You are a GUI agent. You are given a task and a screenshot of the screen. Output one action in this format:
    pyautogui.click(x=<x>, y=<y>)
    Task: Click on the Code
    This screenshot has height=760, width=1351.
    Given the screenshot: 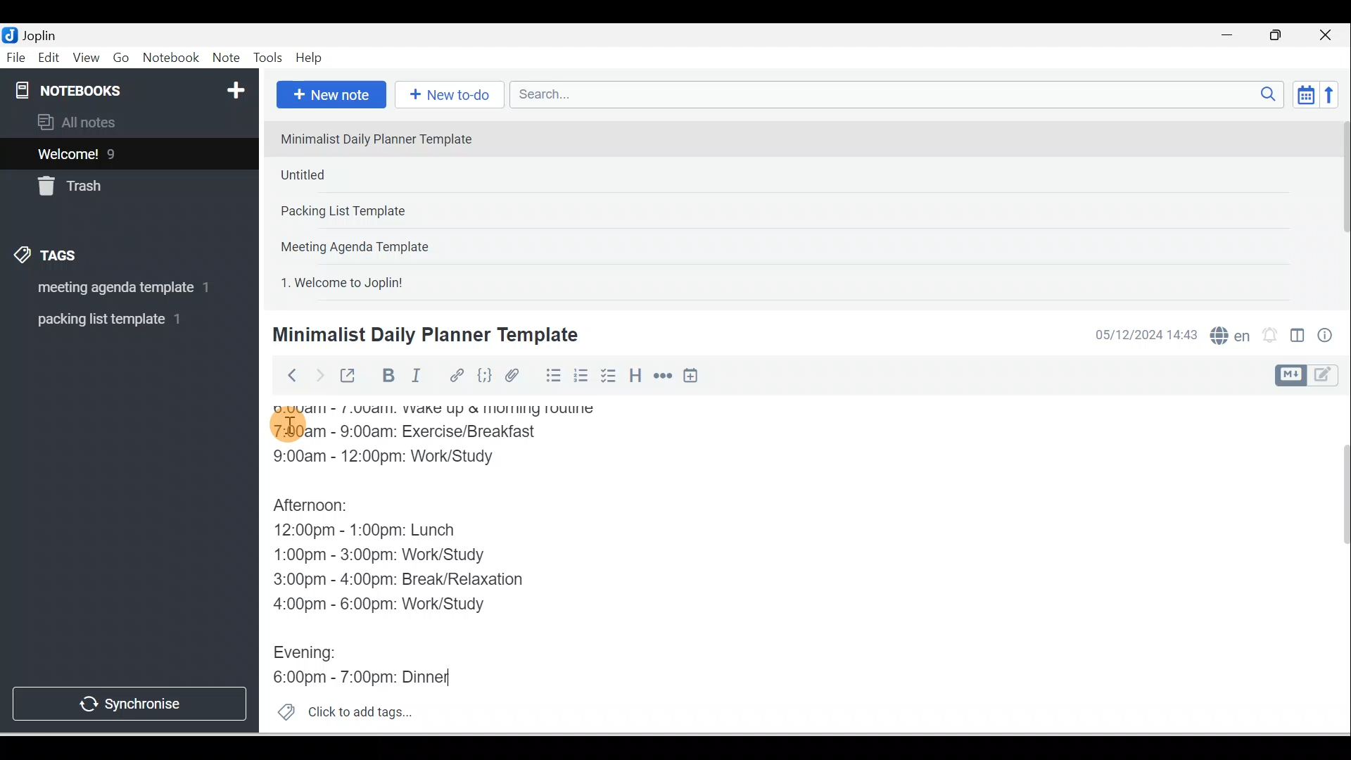 What is the action you would take?
    pyautogui.click(x=485, y=376)
    